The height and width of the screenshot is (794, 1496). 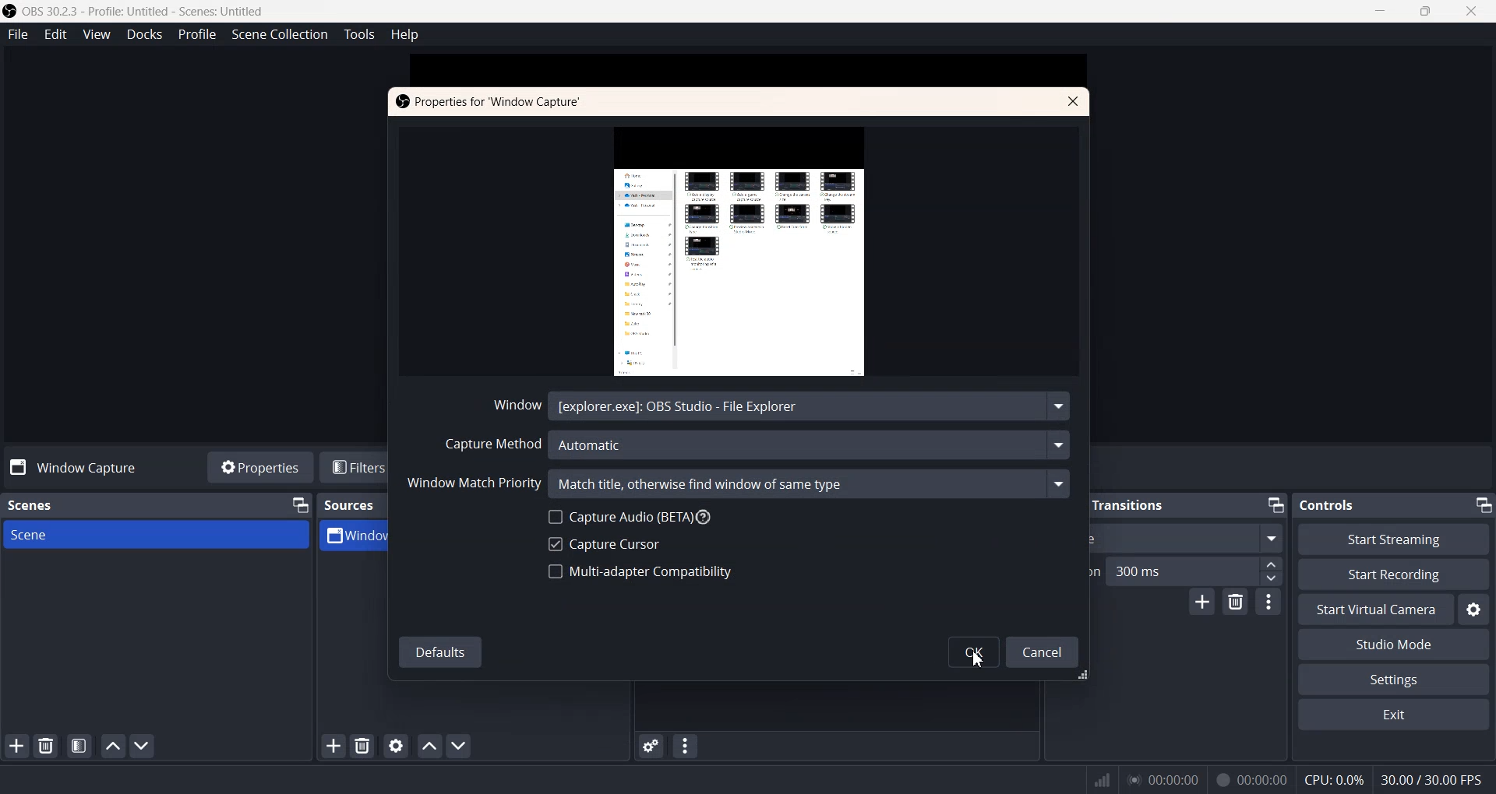 I want to click on More, so click(x=1269, y=600).